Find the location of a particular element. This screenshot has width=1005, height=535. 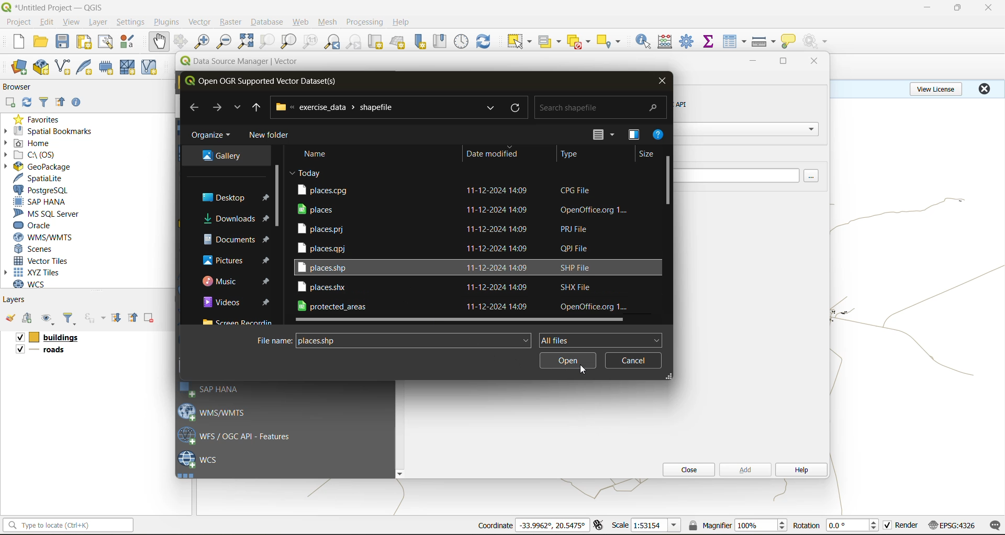

new shapefile layer is located at coordinates (63, 68).